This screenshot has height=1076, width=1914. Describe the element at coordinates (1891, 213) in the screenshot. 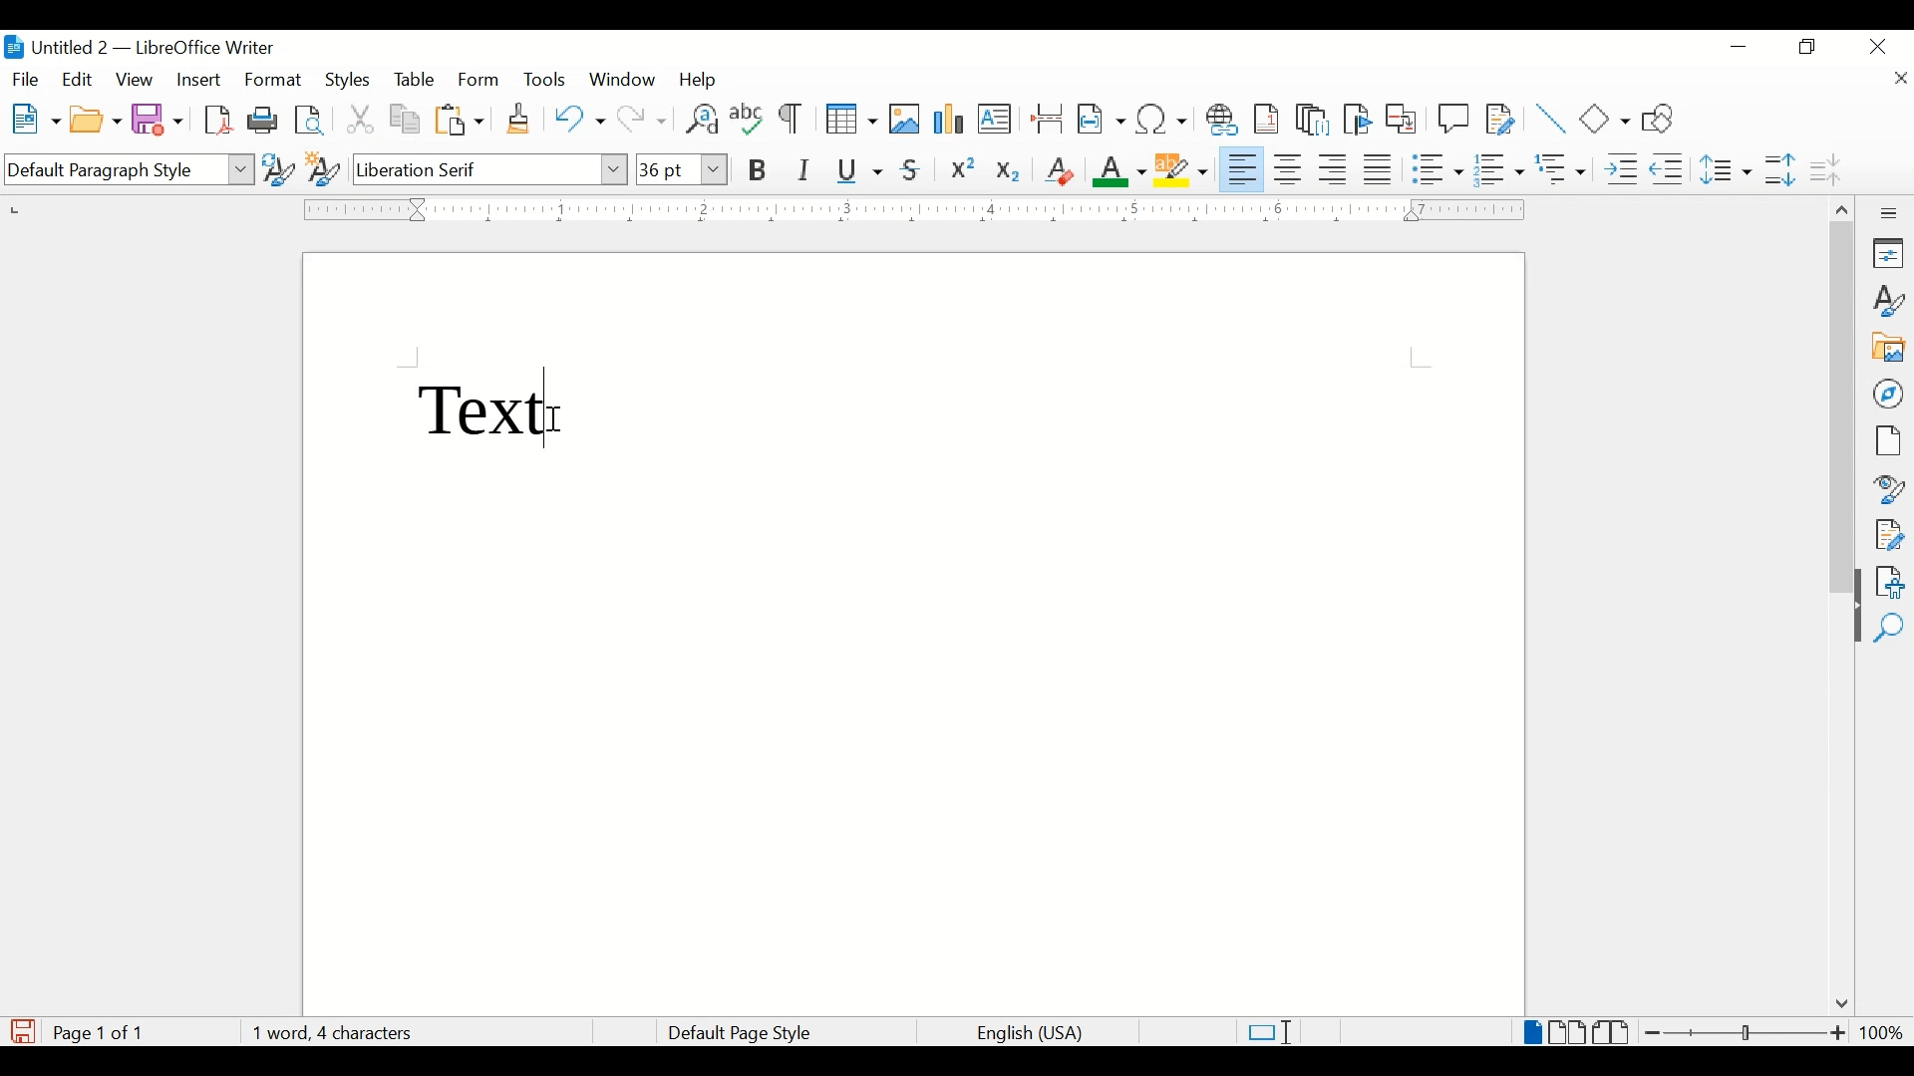

I see `more options` at that location.